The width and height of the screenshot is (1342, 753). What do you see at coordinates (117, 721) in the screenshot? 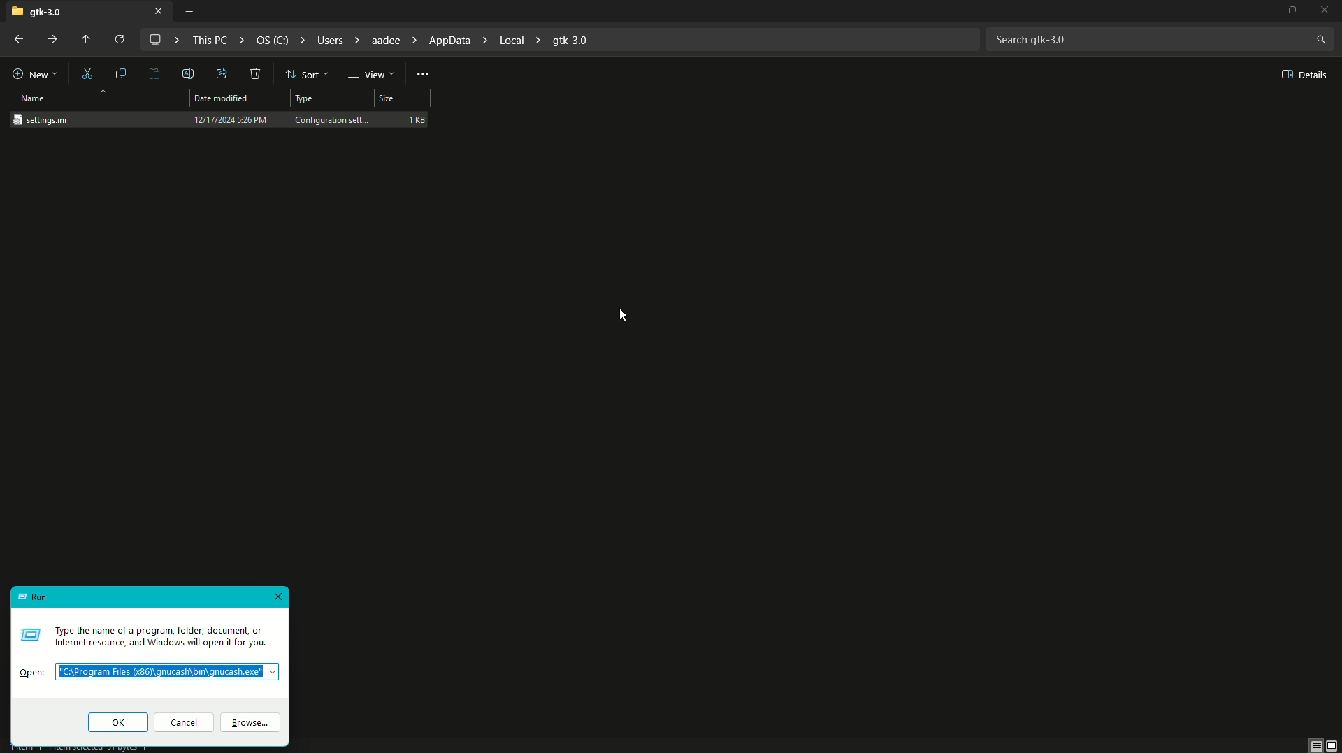
I see `OK` at bounding box center [117, 721].